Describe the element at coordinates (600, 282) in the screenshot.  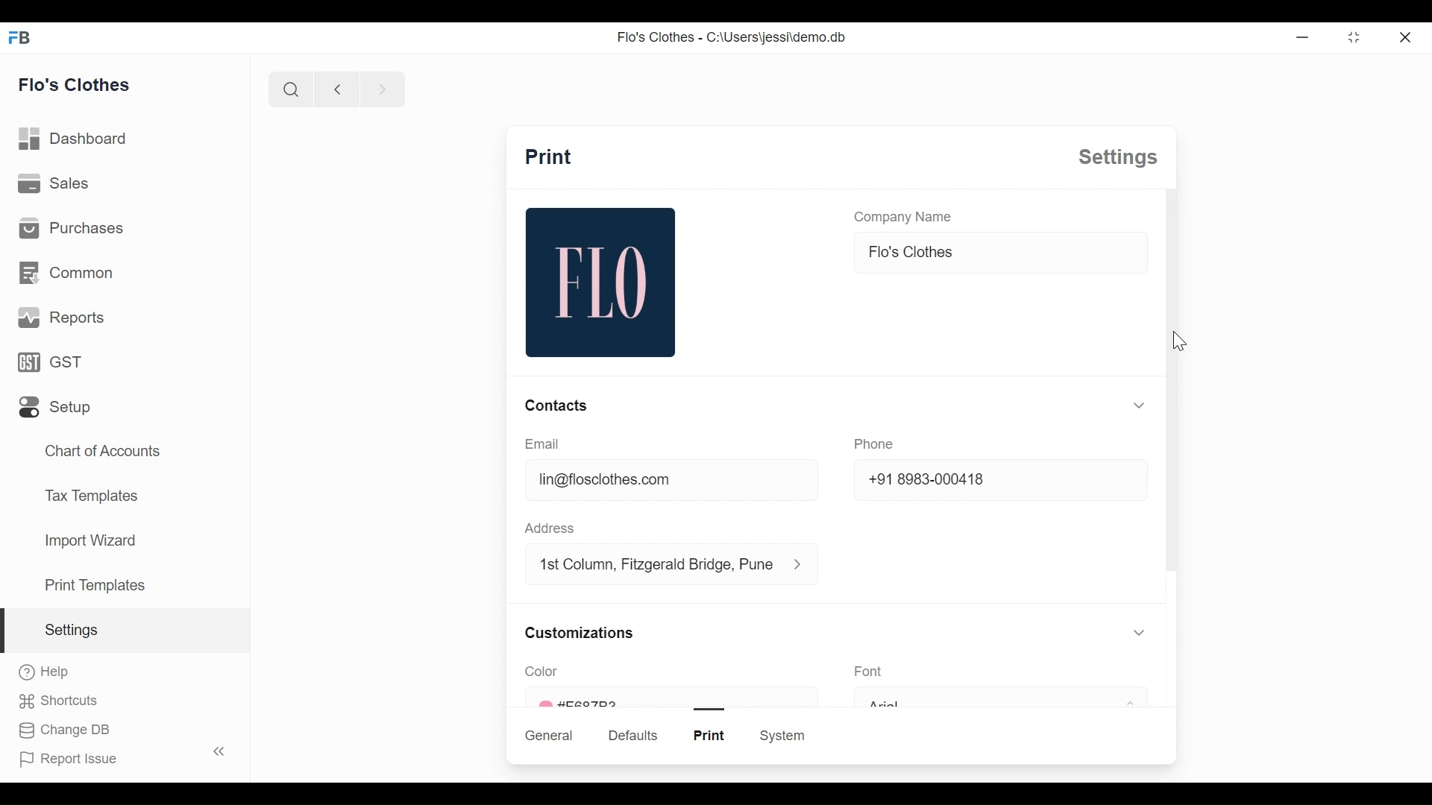
I see `flo image` at that location.